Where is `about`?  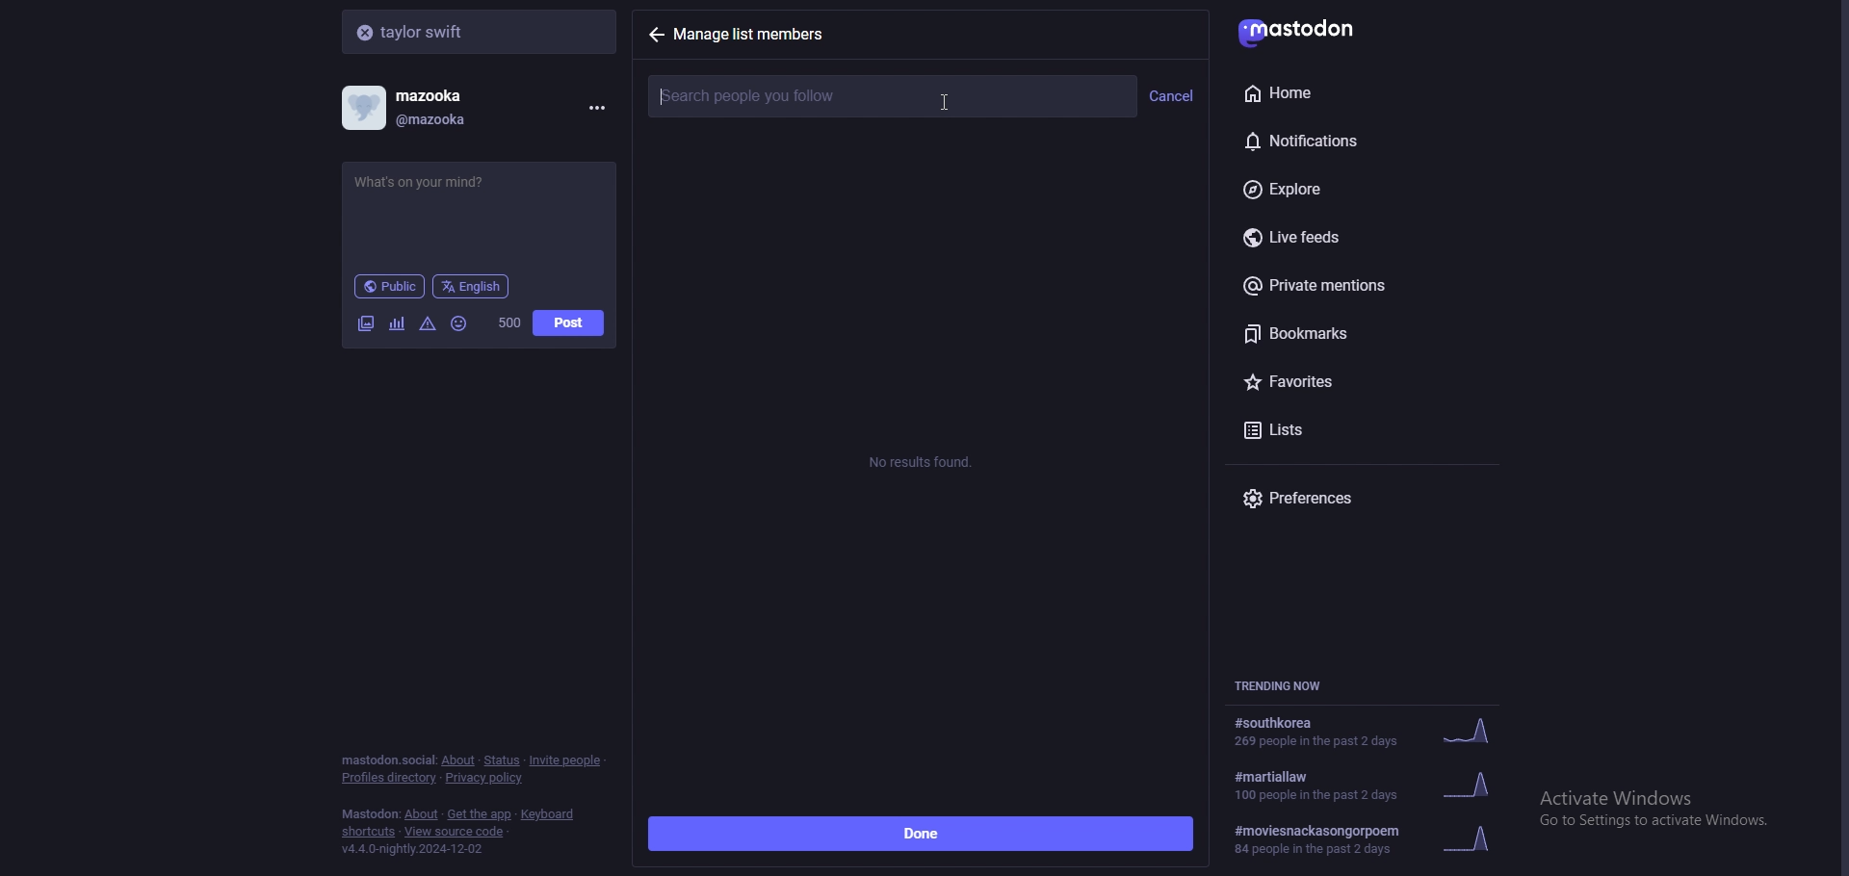 about is located at coordinates (457, 760).